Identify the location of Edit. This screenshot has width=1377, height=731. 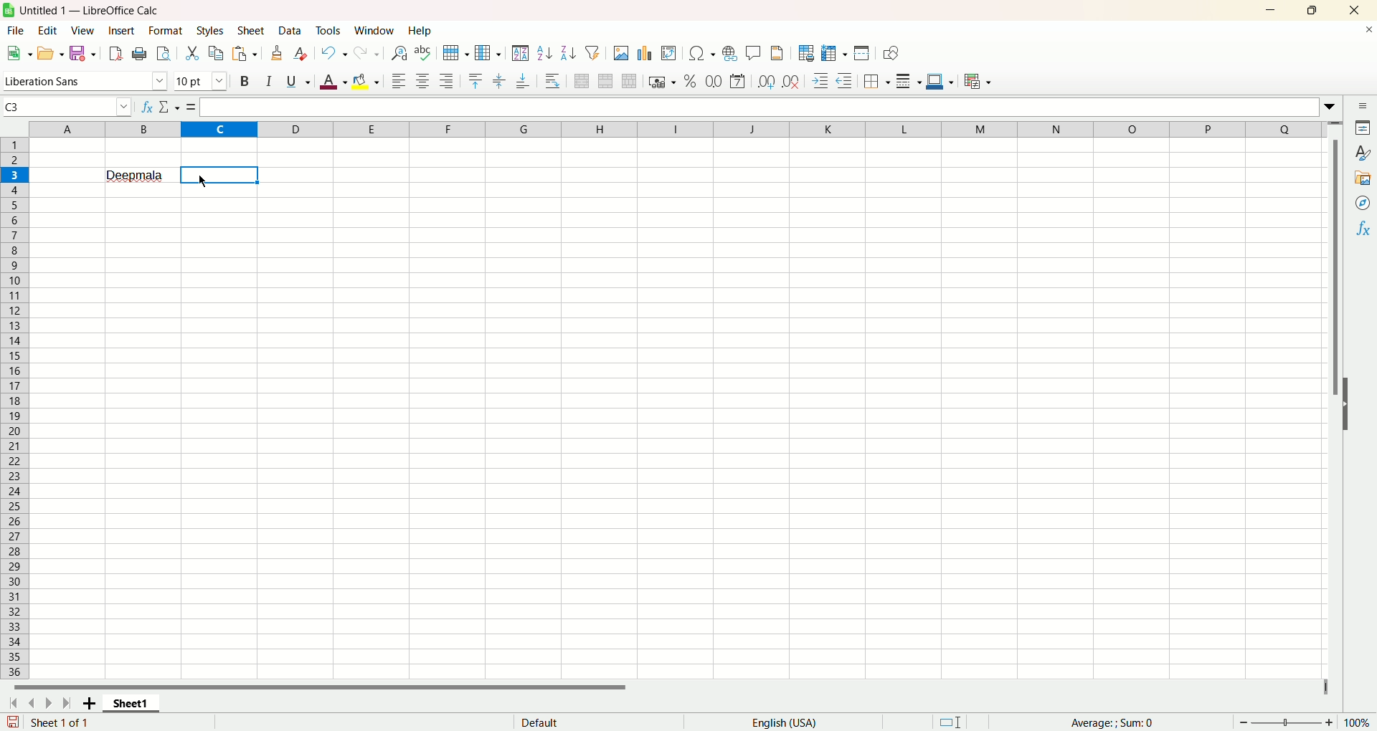
(51, 30).